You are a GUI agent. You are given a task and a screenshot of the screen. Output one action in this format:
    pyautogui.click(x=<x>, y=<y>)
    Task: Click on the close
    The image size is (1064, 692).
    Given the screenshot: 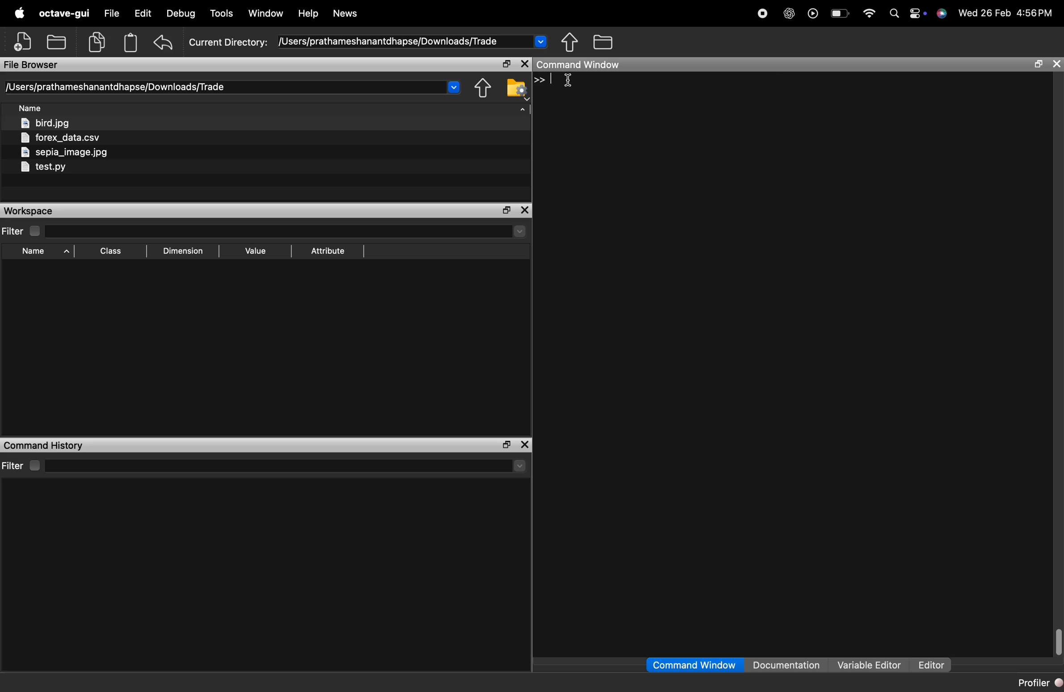 What is the action you would take?
    pyautogui.click(x=526, y=64)
    